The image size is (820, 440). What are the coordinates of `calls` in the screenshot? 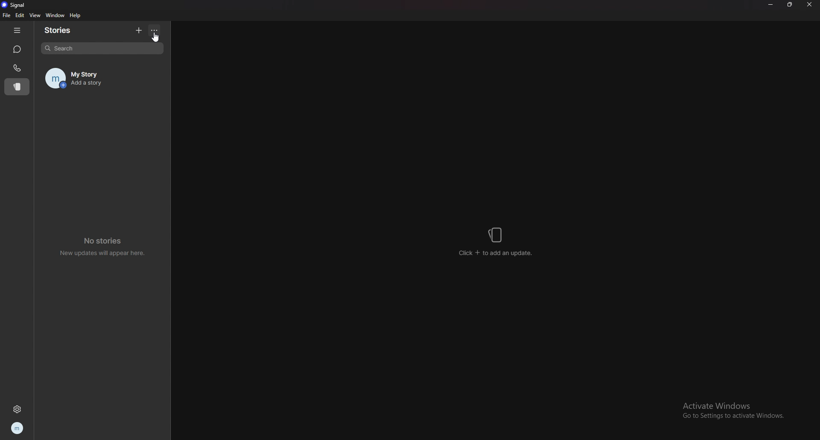 It's located at (17, 68).